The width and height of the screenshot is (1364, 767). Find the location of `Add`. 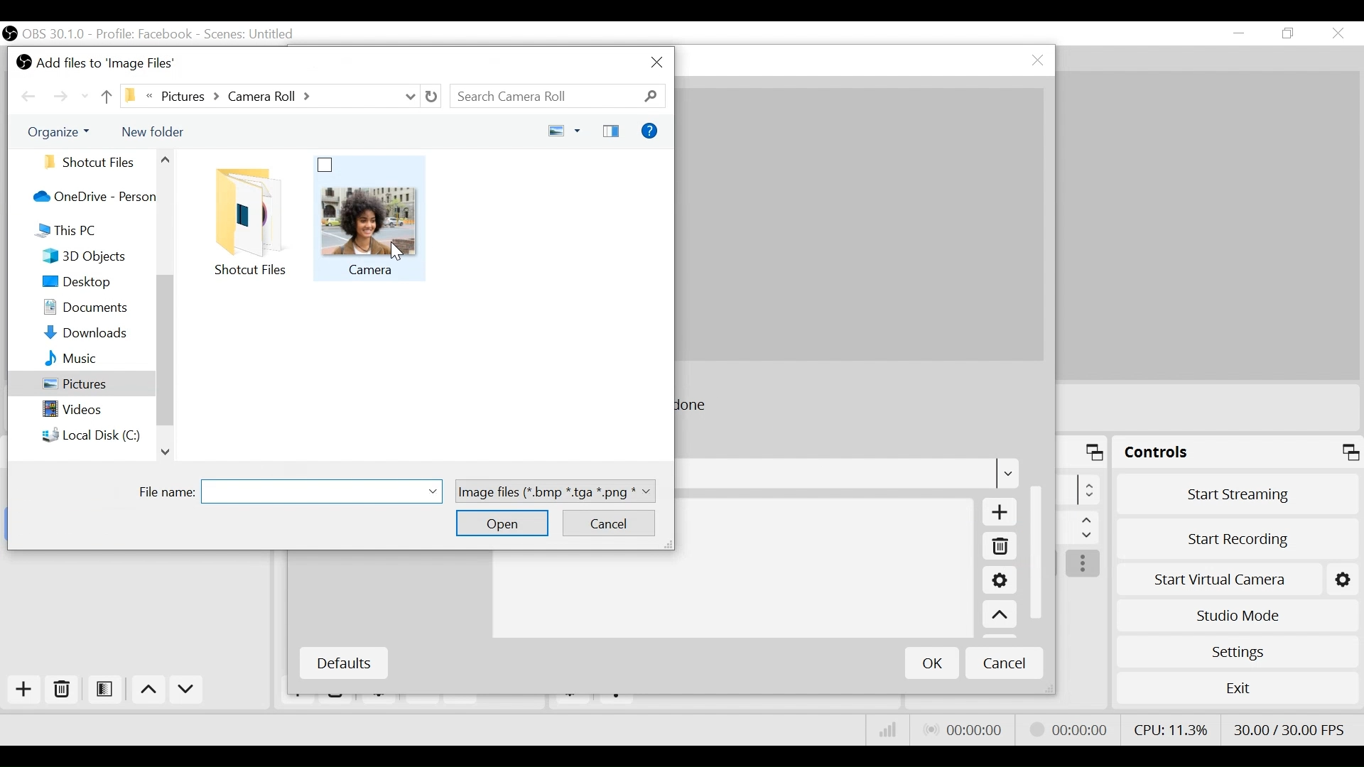

Add is located at coordinates (22, 690).